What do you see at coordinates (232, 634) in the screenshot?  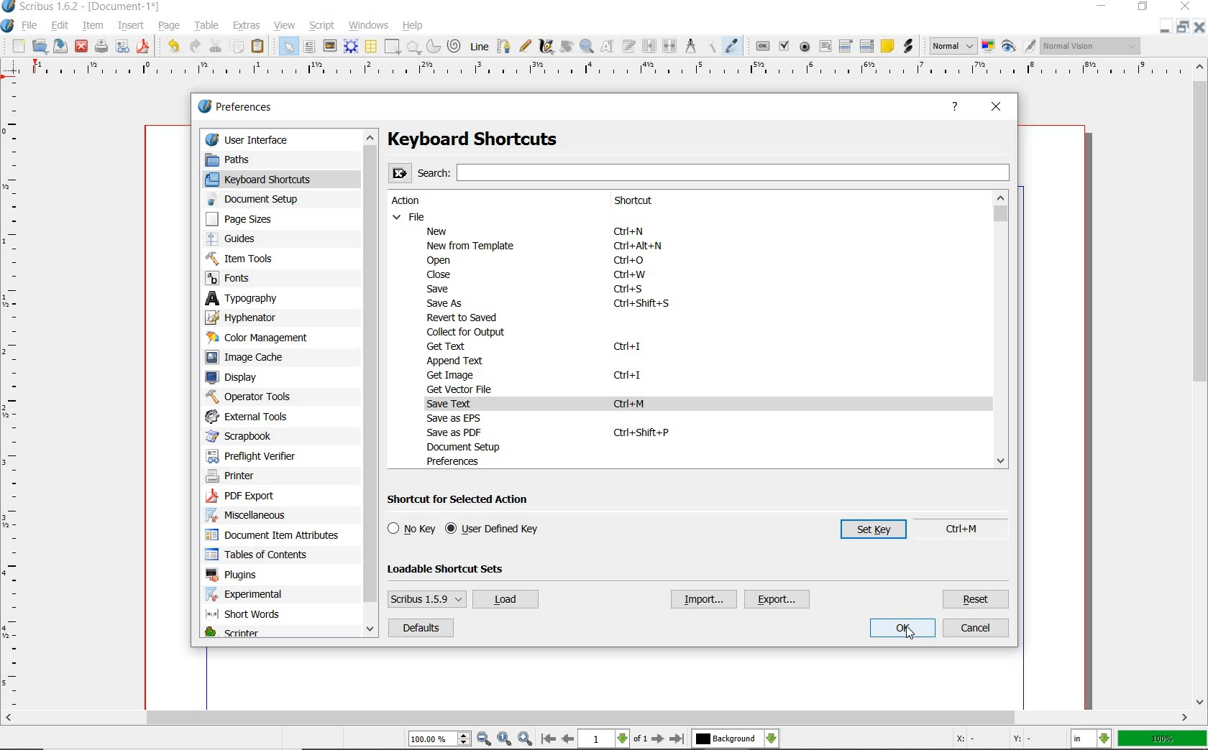 I see `scripter` at bounding box center [232, 634].